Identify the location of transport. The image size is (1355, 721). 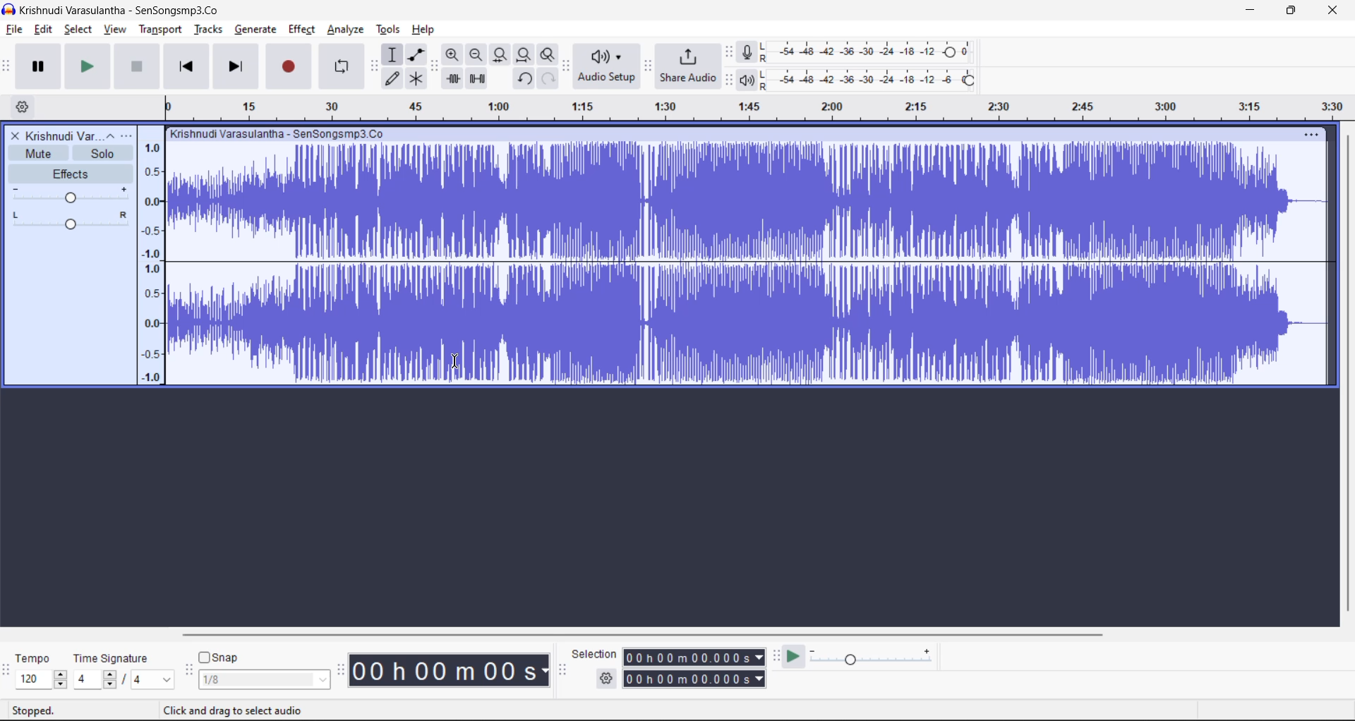
(160, 30).